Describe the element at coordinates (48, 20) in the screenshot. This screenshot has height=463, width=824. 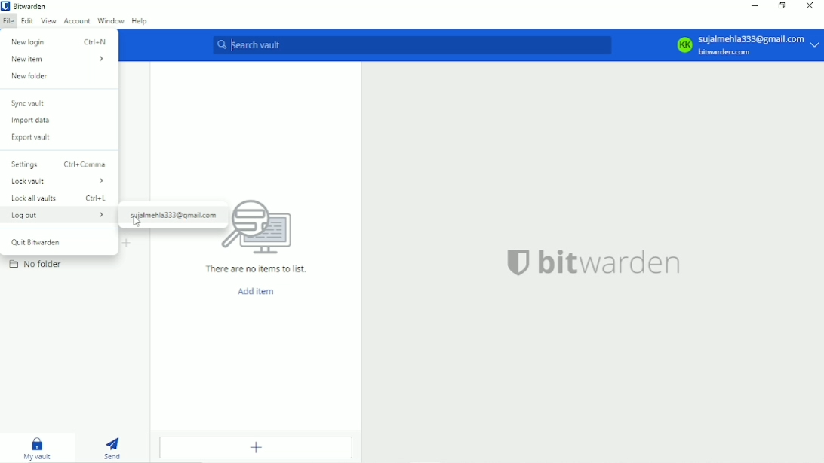
I see `View` at that location.